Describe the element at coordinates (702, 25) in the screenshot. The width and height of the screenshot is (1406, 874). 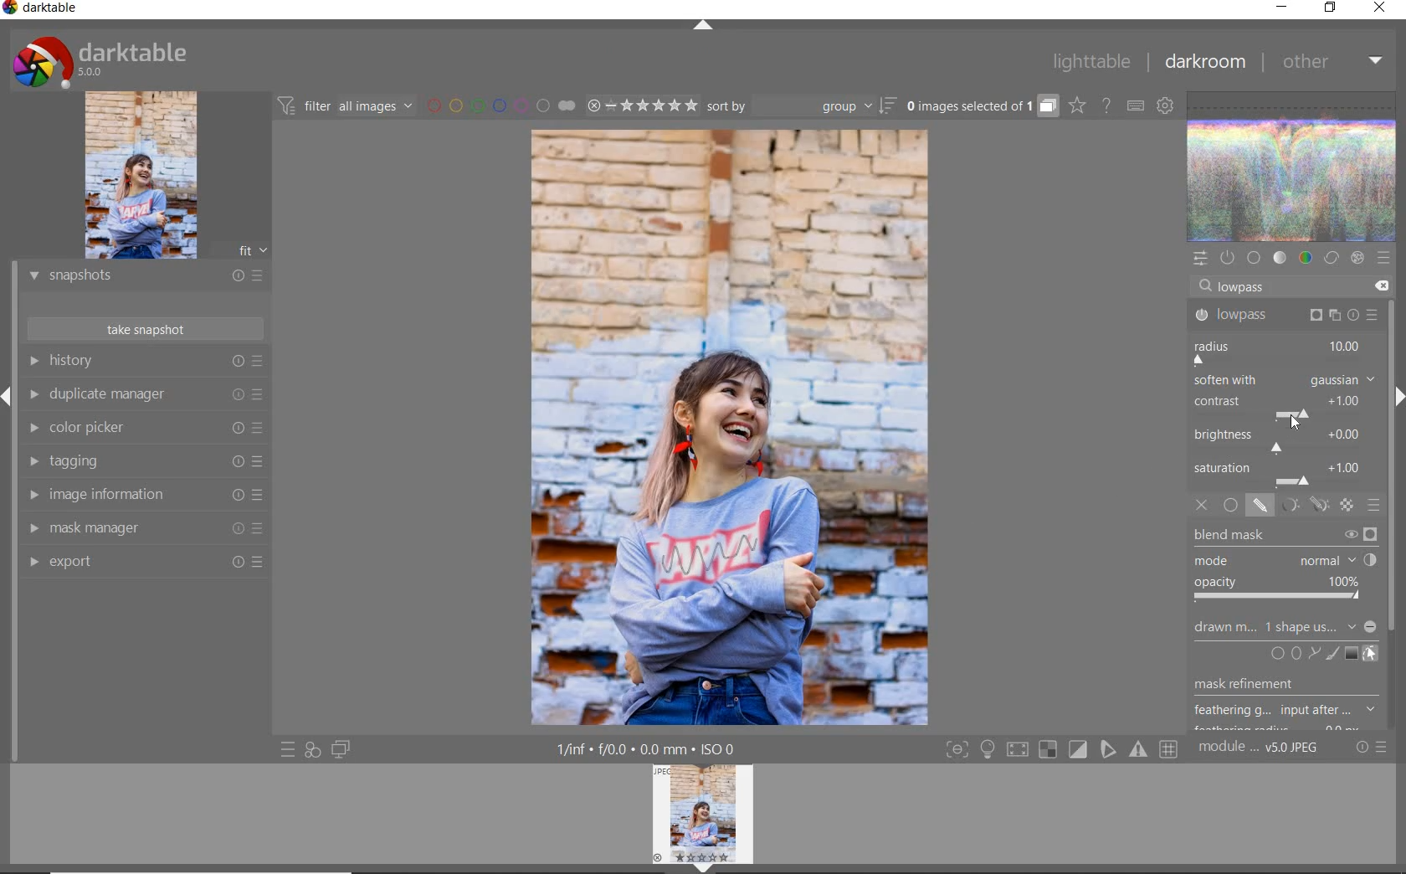
I see `expand/collapse` at that location.